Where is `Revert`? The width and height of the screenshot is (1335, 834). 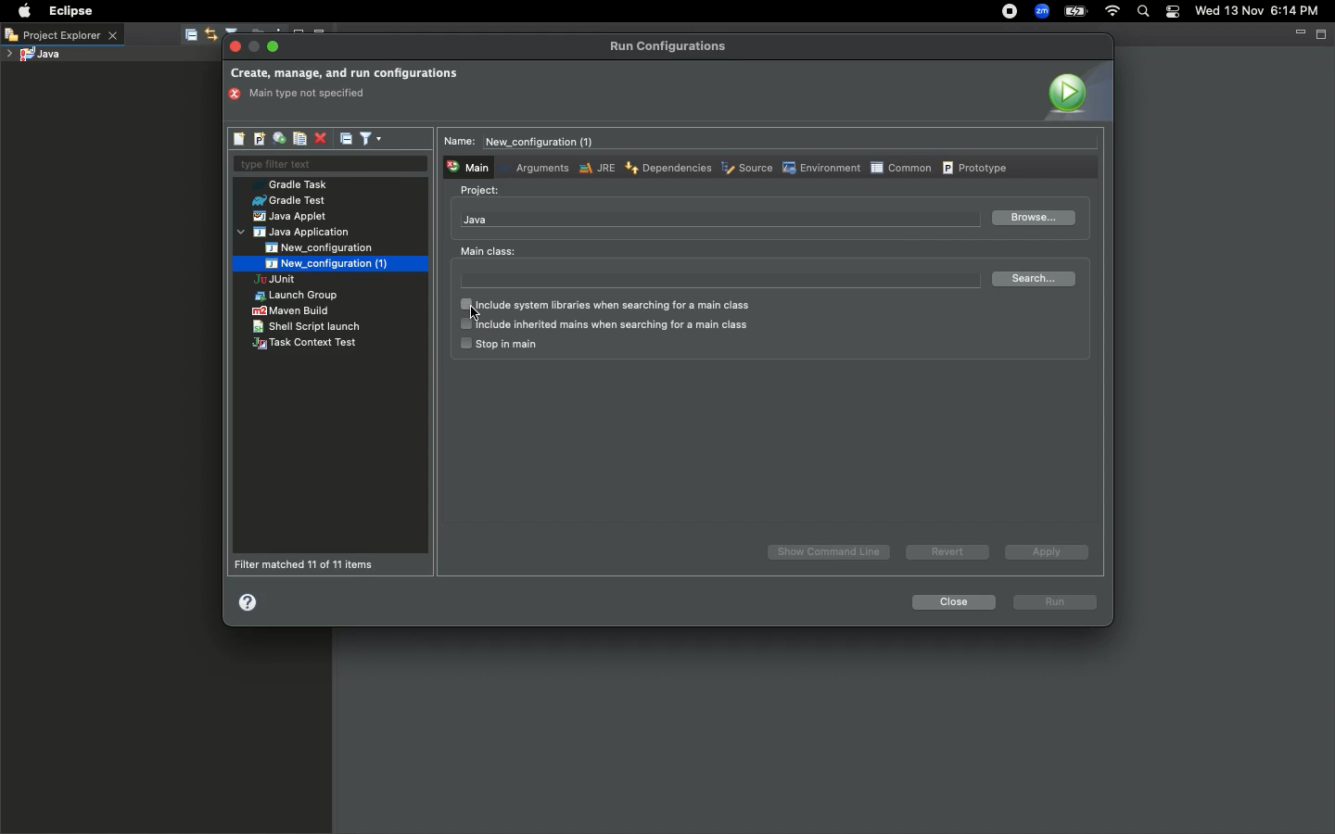
Revert is located at coordinates (945, 551).